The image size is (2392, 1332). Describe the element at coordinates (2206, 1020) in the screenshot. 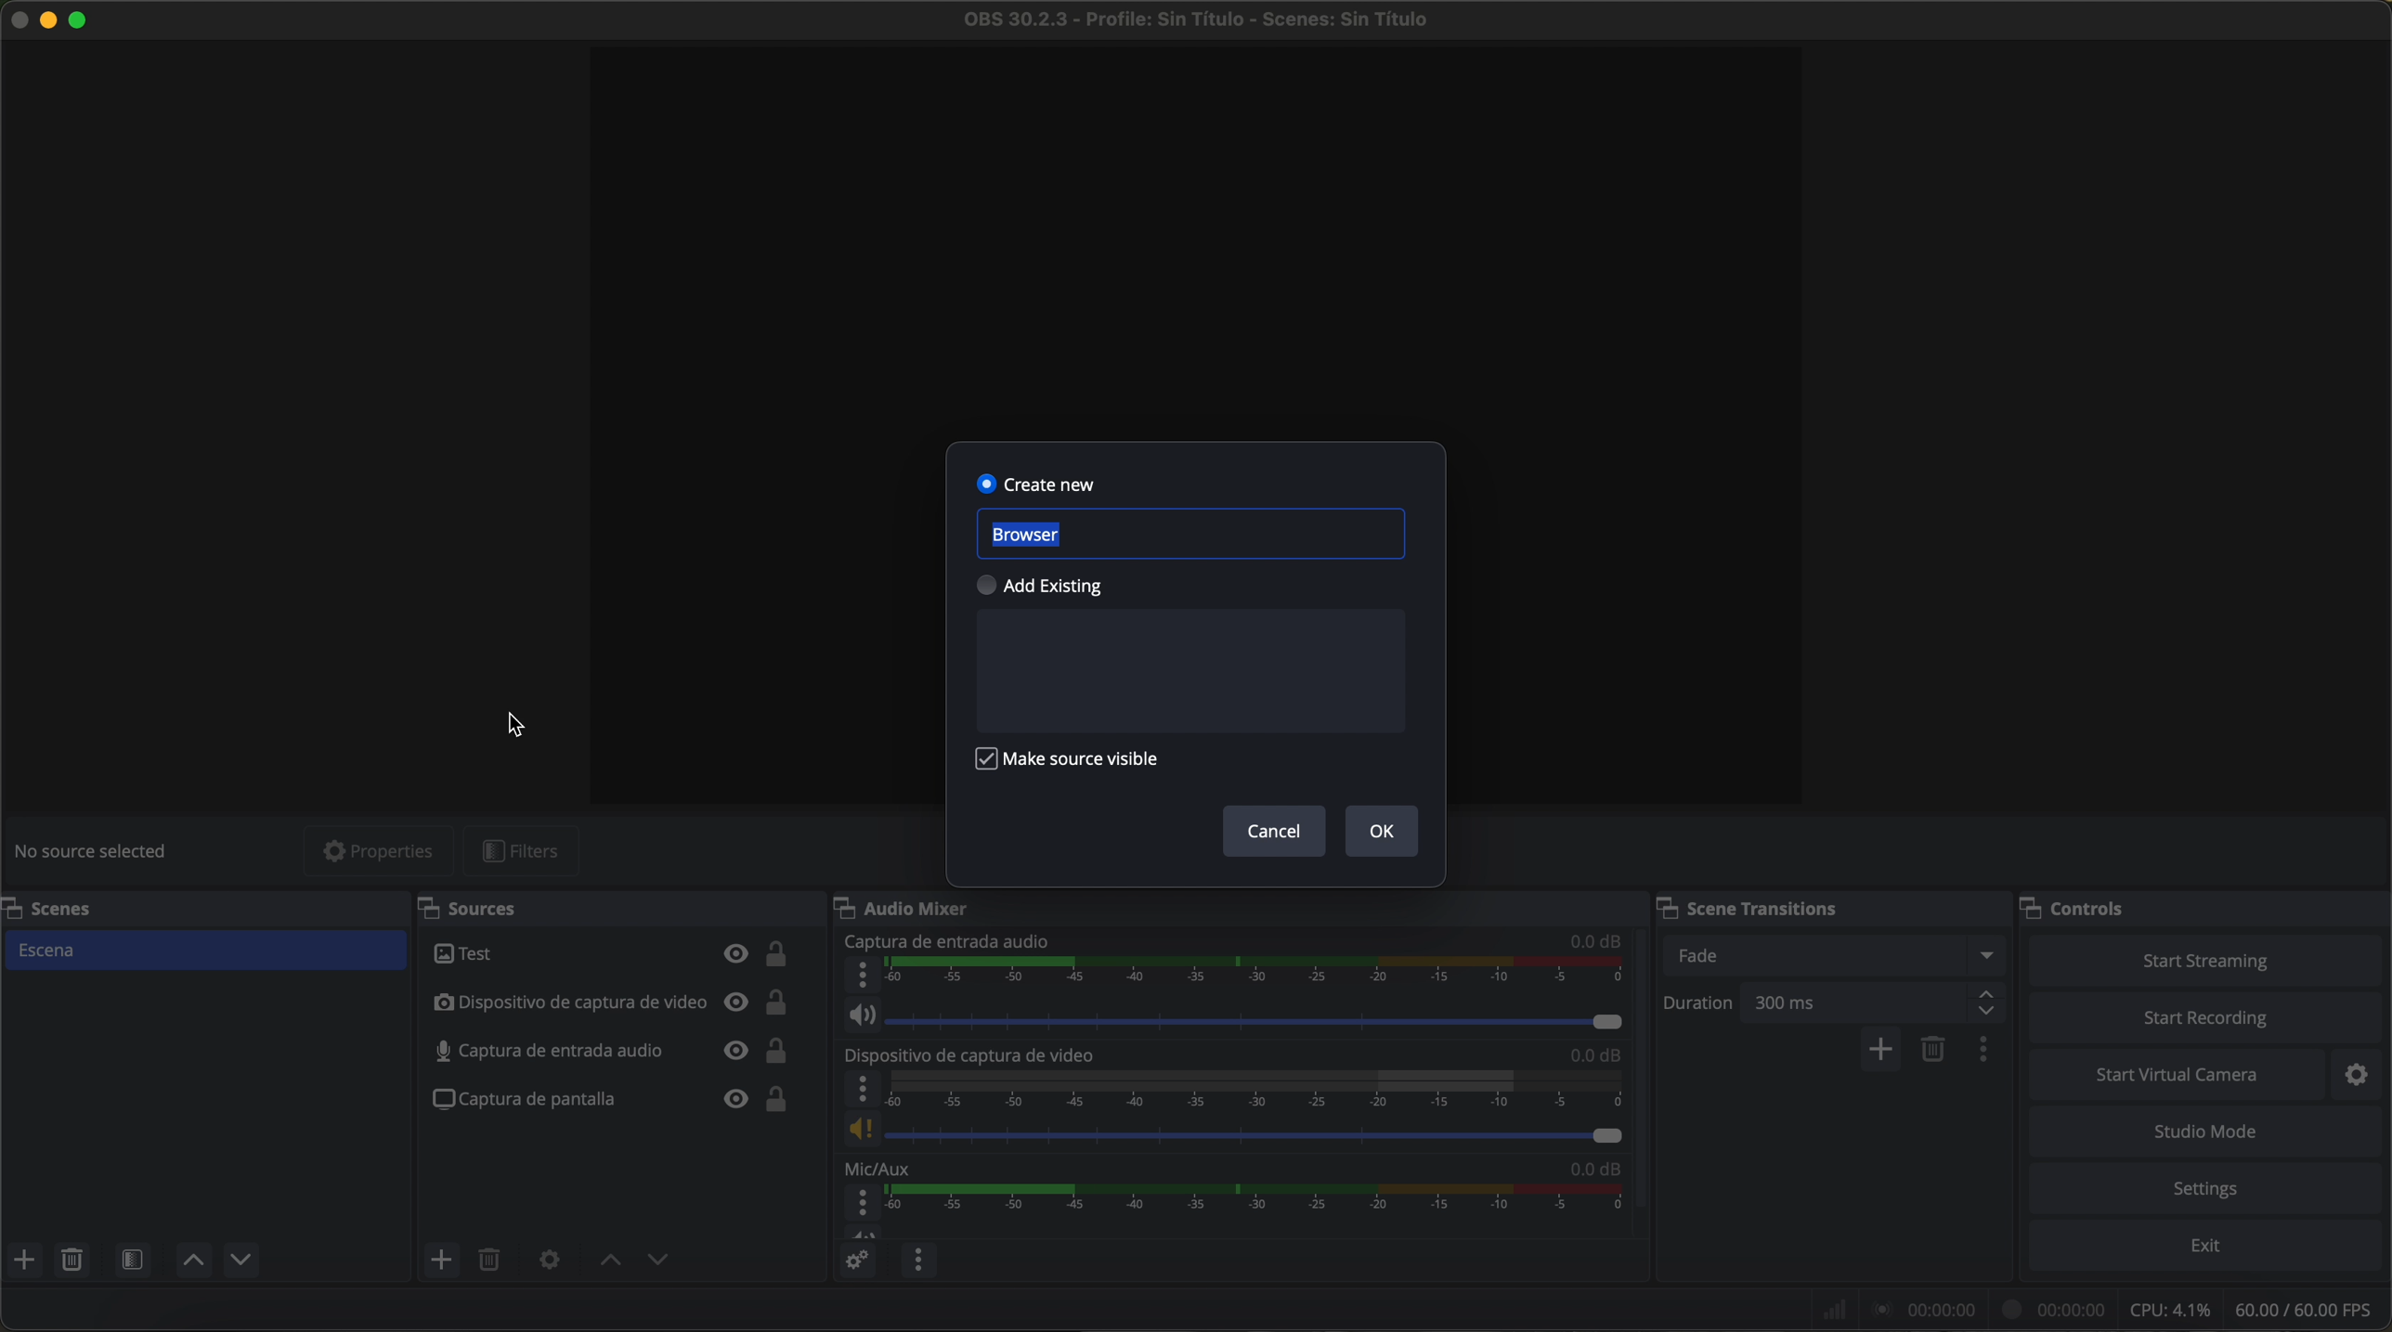

I see `start recording` at that location.